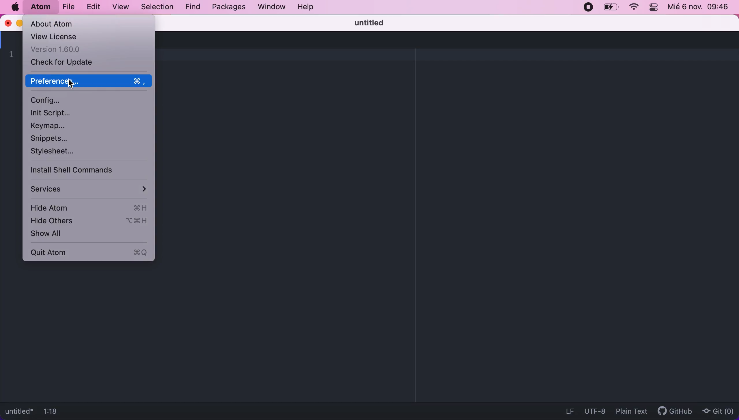  What do you see at coordinates (700, 8) in the screenshot?
I see `Mié 6 nov. 09:46` at bounding box center [700, 8].